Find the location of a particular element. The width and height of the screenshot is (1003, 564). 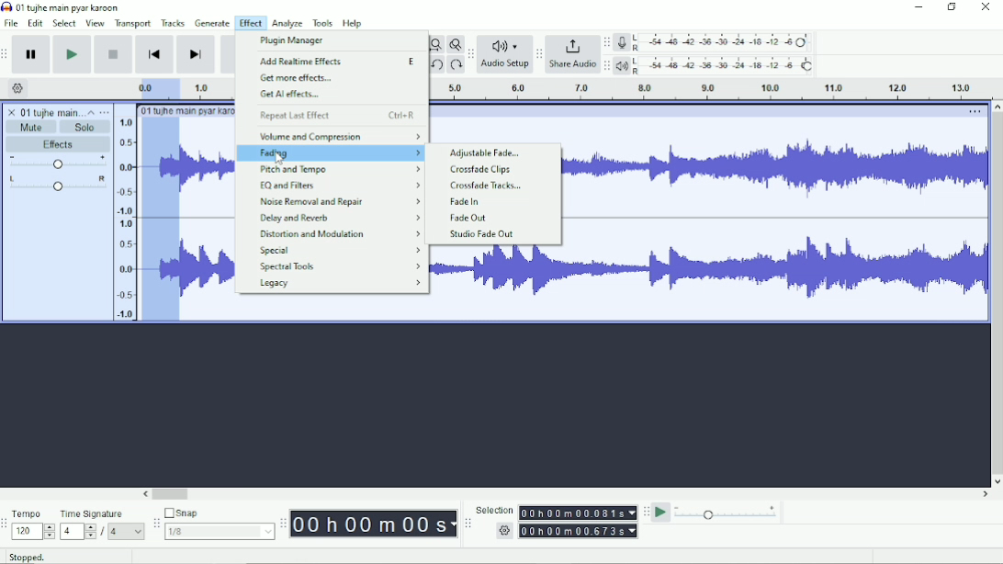

Minimize is located at coordinates (919, 7).